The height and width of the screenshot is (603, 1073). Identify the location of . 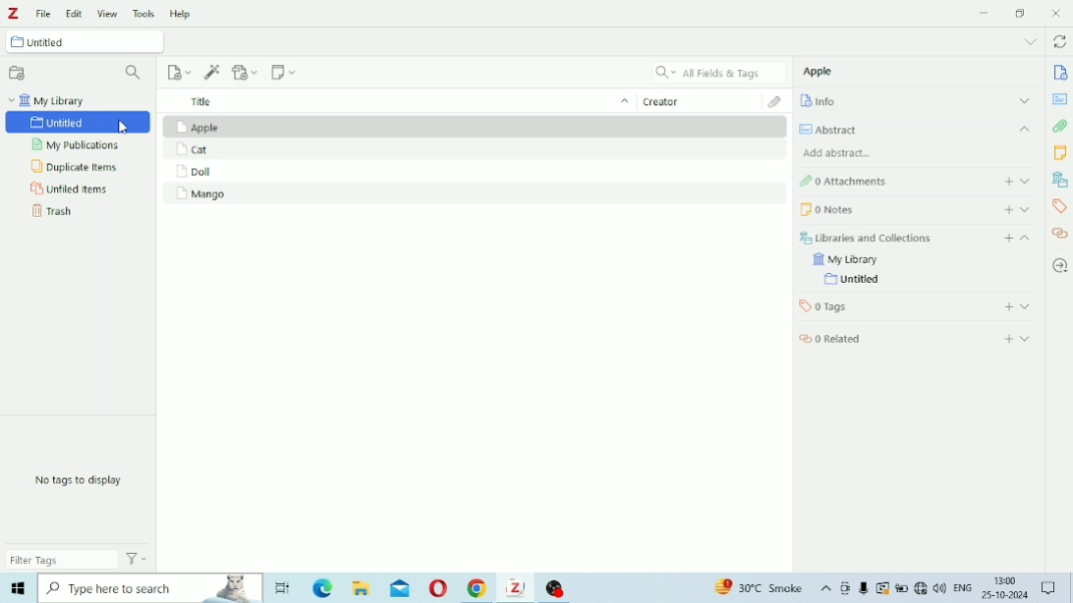
(516, 590).